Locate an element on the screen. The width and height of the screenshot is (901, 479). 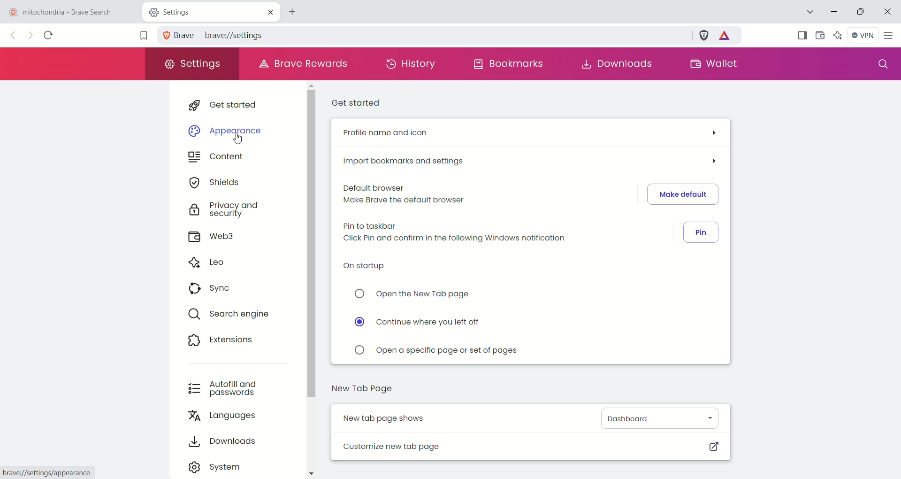
appearance is located at coordinates (227, 127).